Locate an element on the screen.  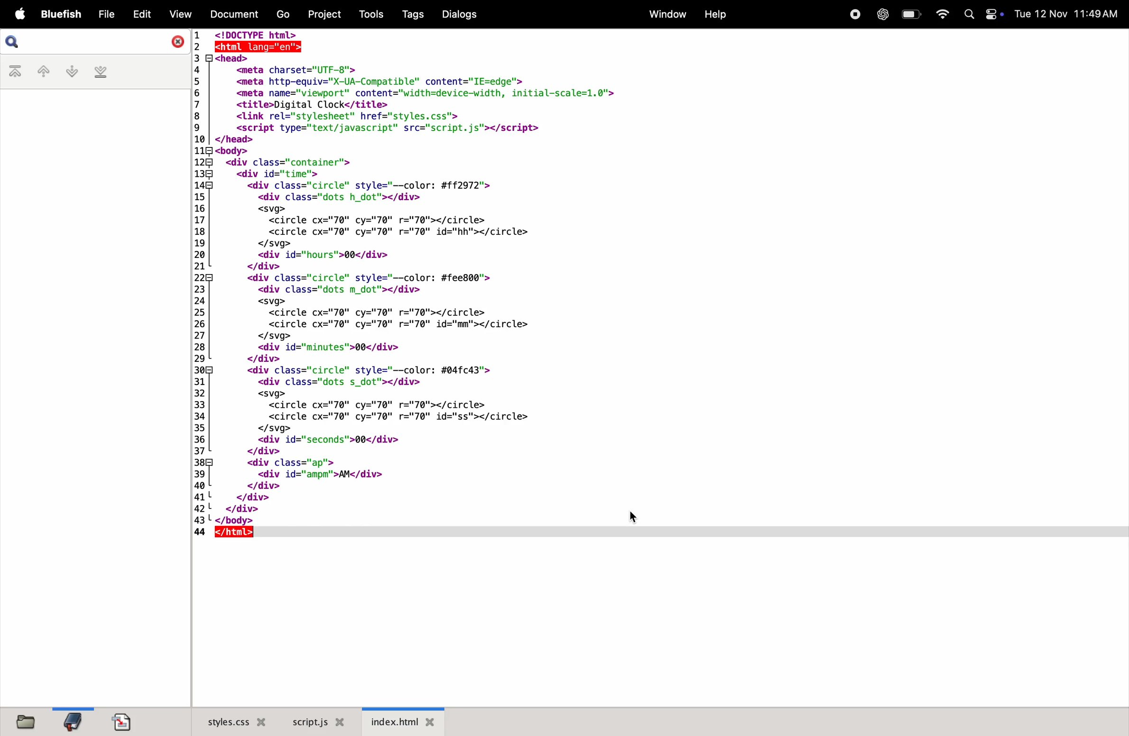
window is located at coordinates (667, 13).